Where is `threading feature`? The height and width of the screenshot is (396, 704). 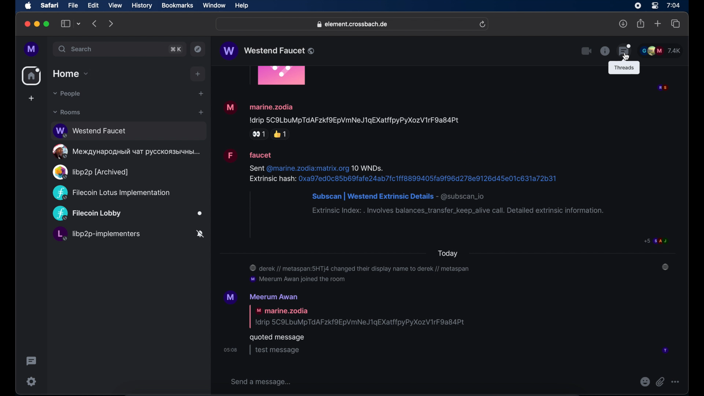
threading feature is located at coordinates (624, 51).